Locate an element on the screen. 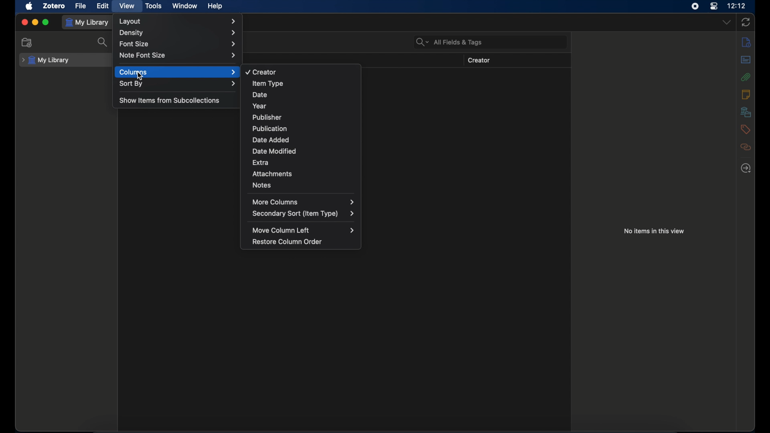 This screenshot has width=770, height=433. year is located at coordinates (258, 106).